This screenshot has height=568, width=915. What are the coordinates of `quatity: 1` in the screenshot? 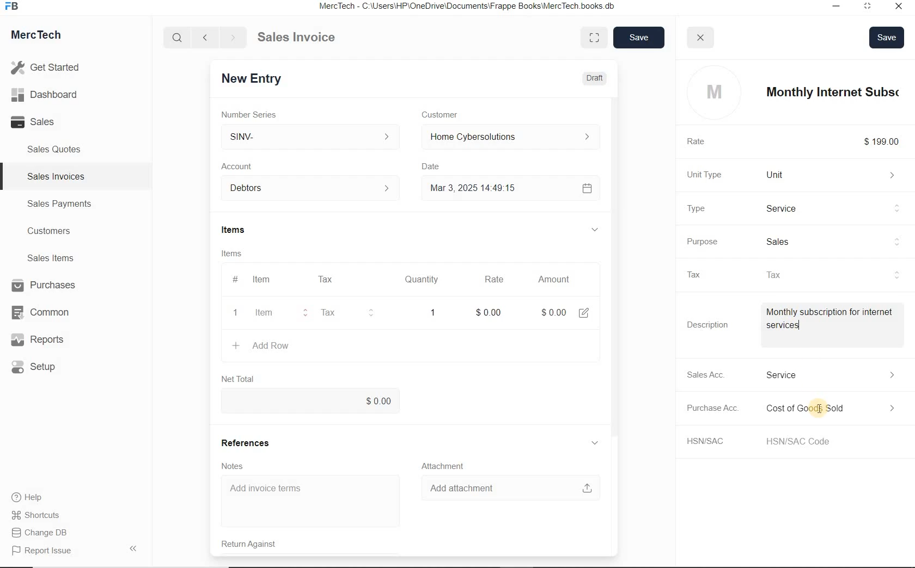 It's located at (427, 312).